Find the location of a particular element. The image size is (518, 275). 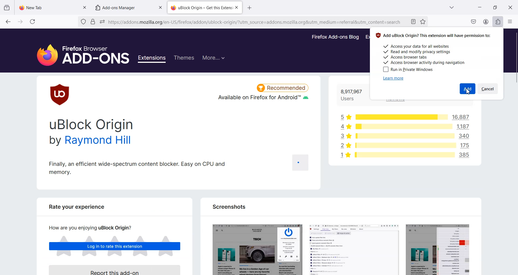

rating bar is located at coordinates (403, 136).